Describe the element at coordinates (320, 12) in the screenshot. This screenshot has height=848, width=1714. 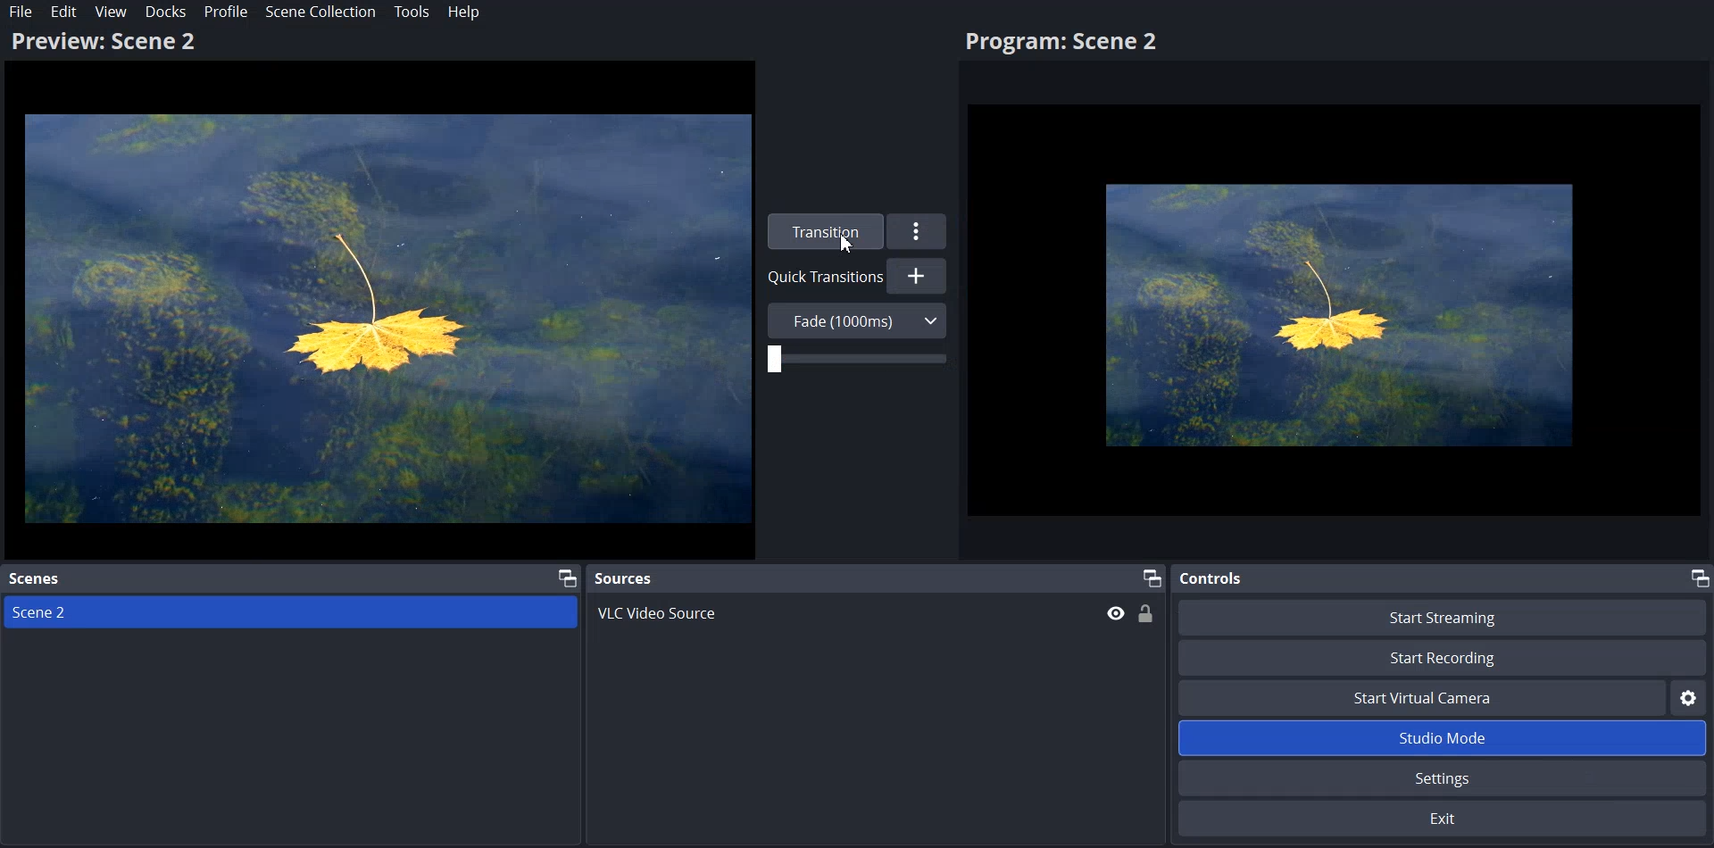
I see `Scene Collection` at that location.